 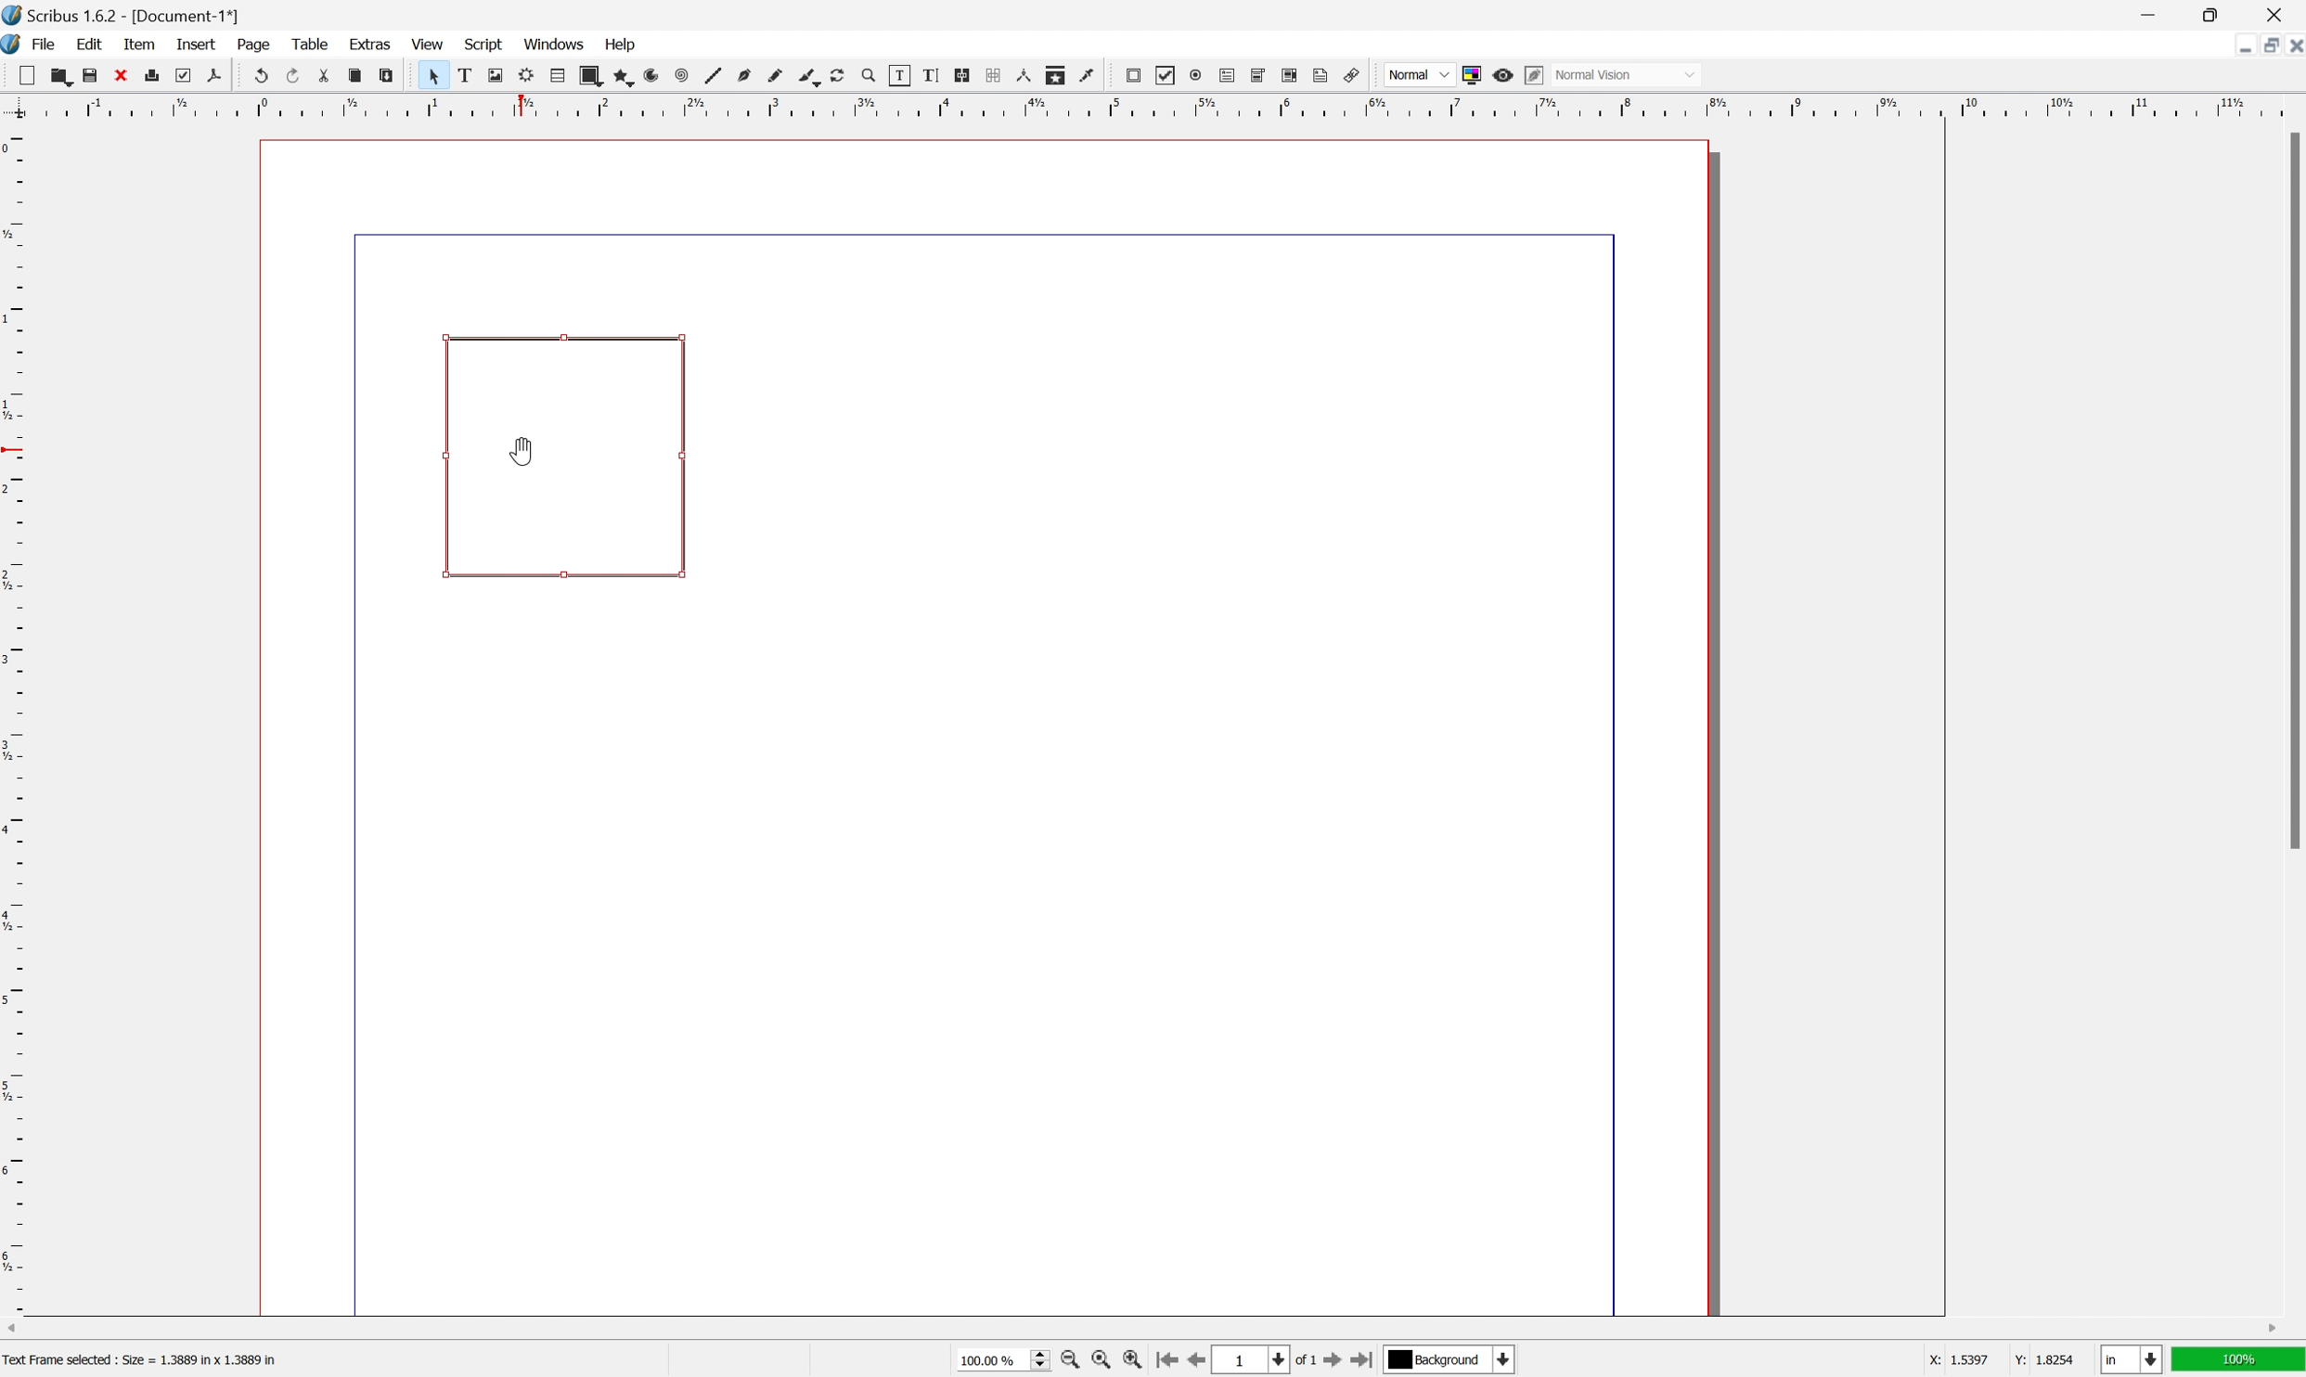 I want to click on restore down, so click(x=2217, y=14).